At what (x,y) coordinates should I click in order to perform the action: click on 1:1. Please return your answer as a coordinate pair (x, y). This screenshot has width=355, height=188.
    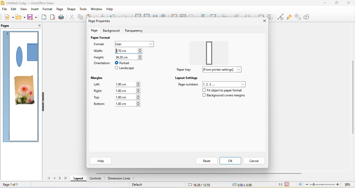
    Looking at the image, I should click on (279, 185).